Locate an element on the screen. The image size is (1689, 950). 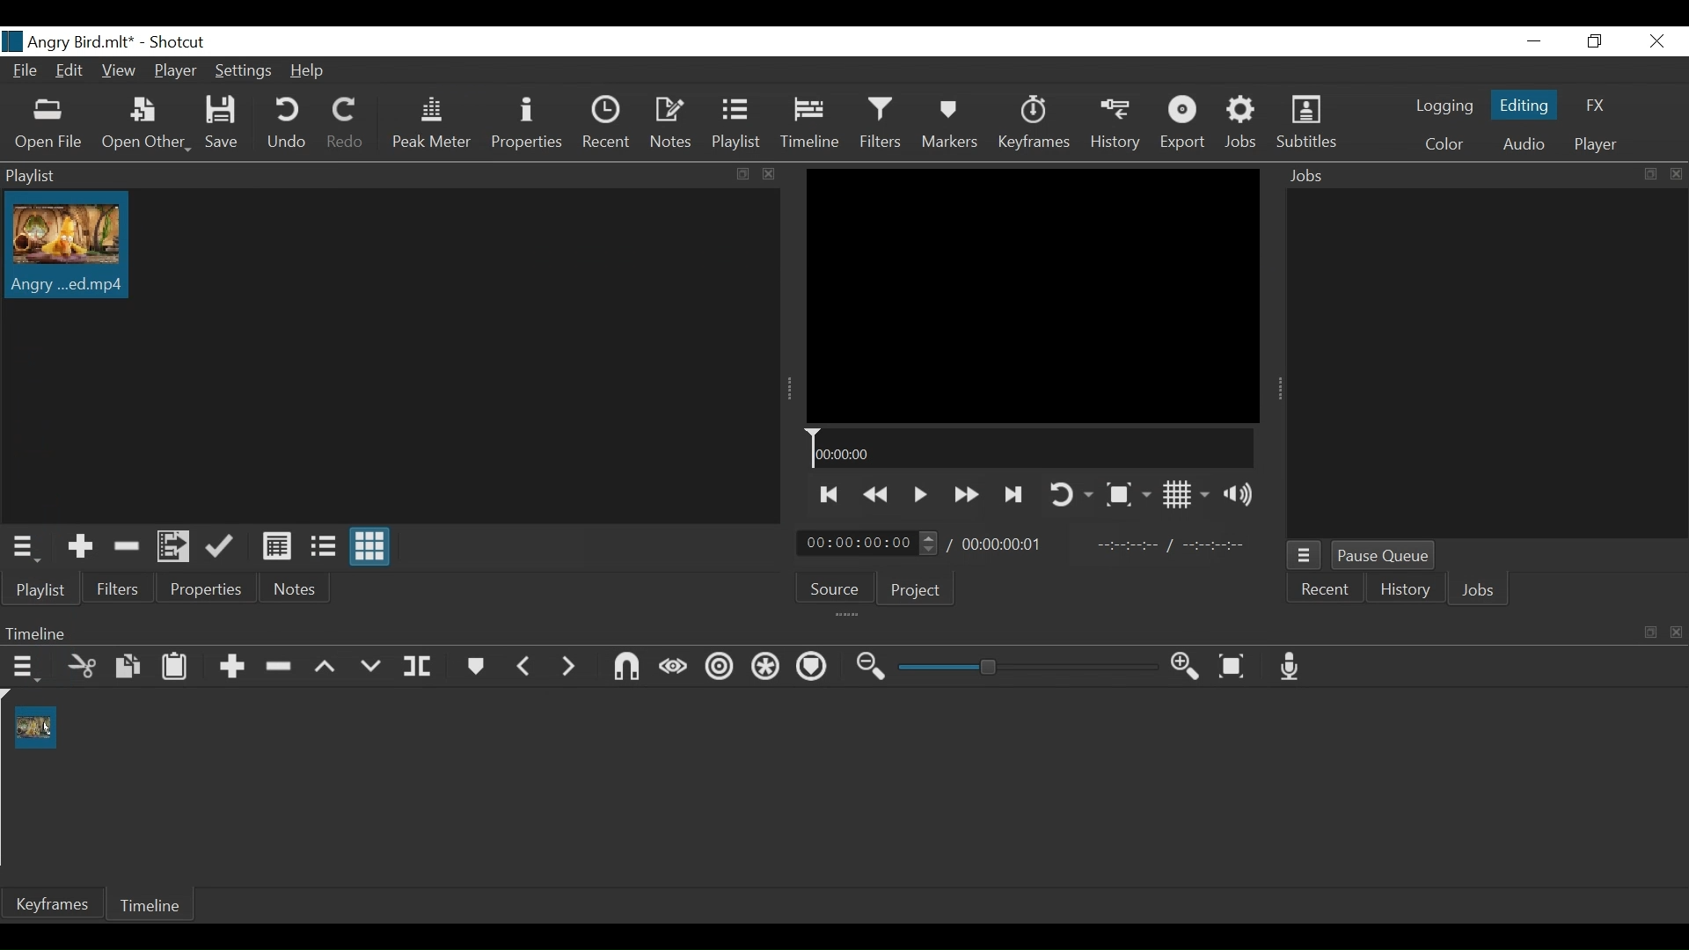
Skip to the next point is located at coordinates (826, 496).